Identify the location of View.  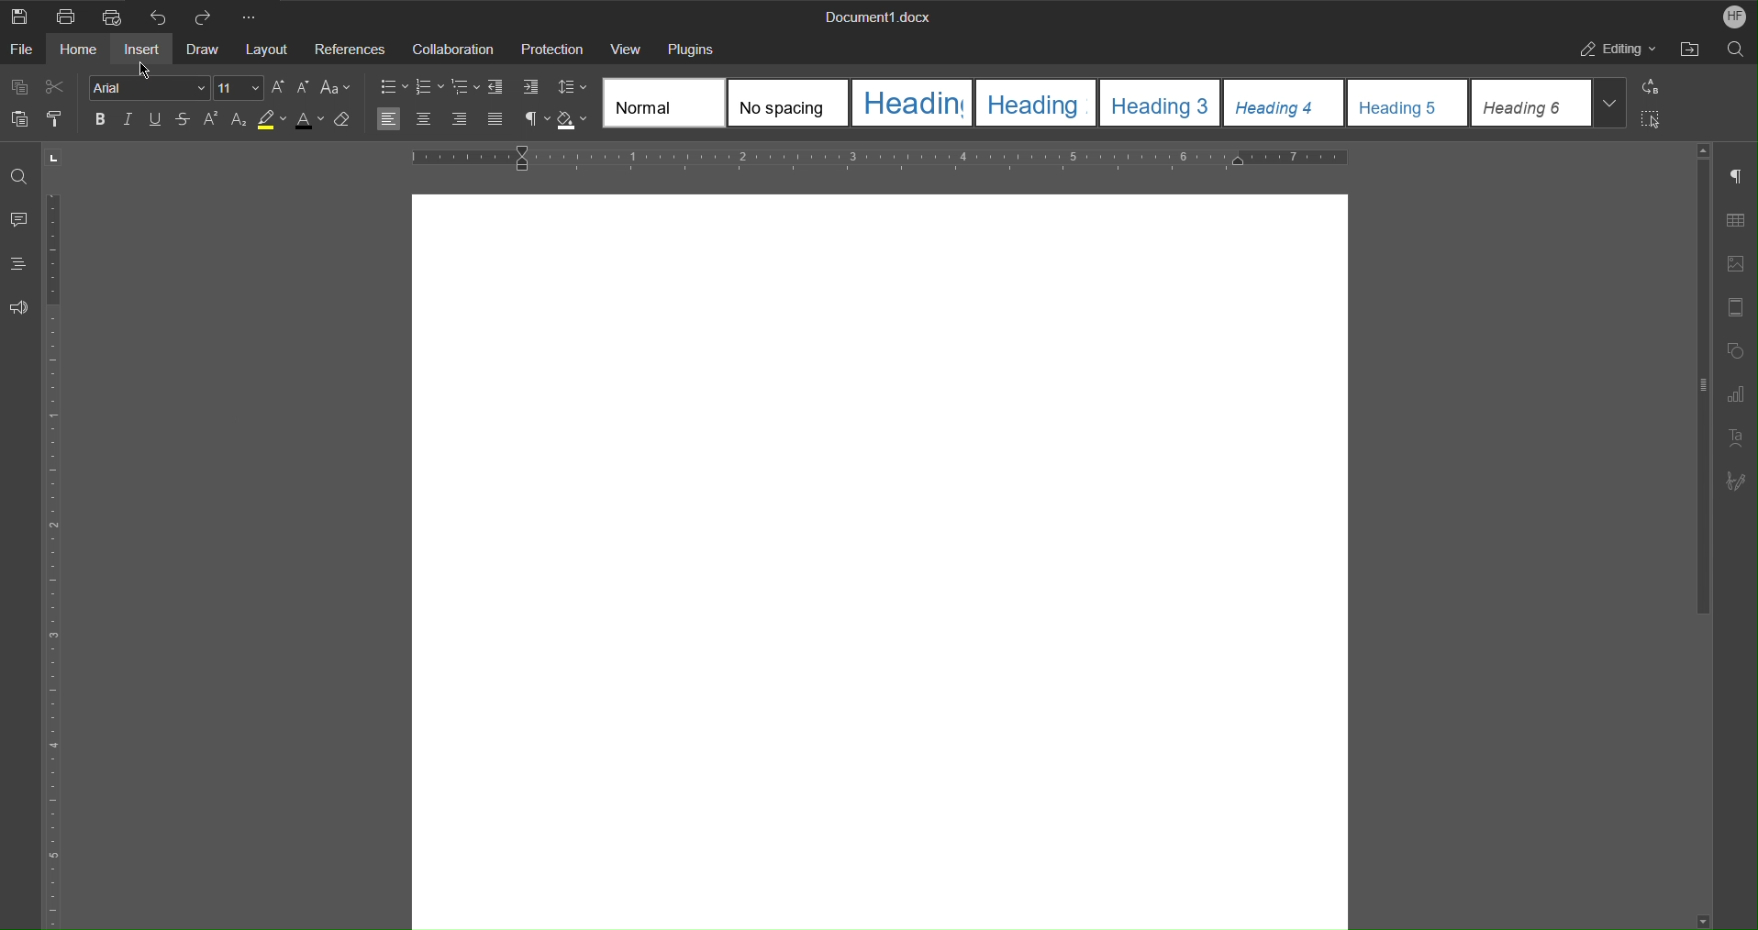
(629, 47).